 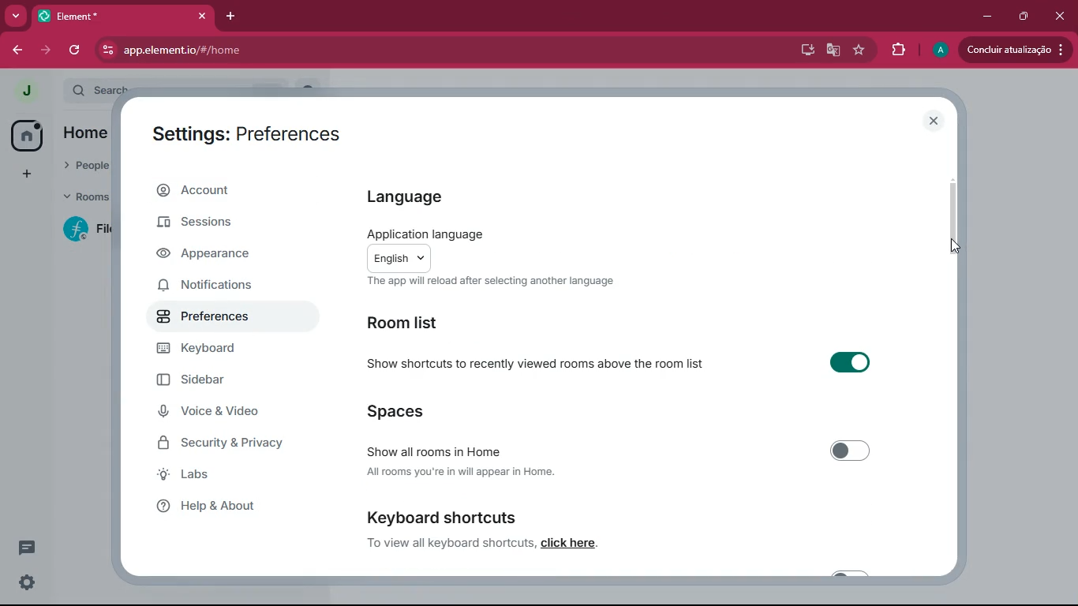 What do you see at coordinates (395, 410) in the screenshot?
I see `spaces` at bounding box center [395, 410].